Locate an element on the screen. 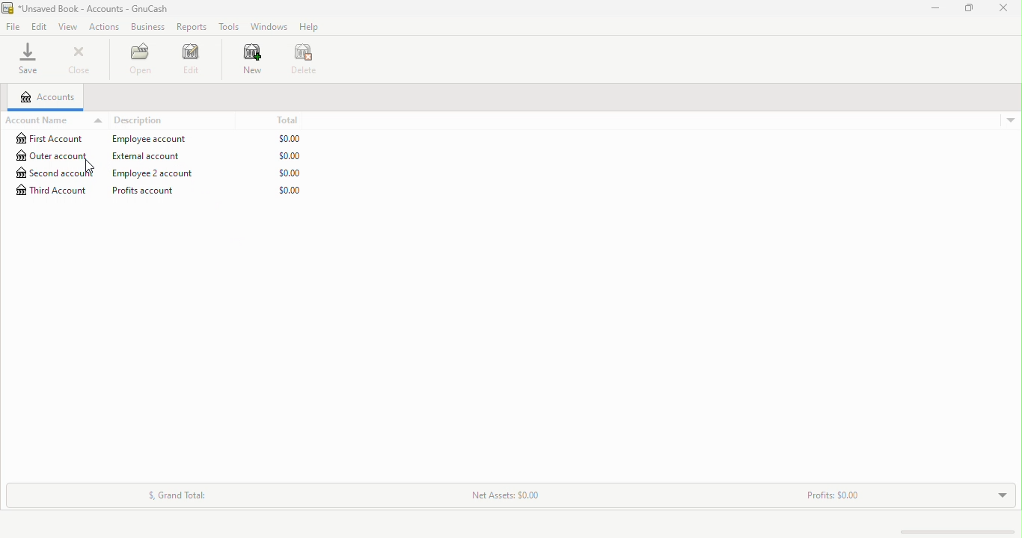  View is located at coordinates (69, 26).